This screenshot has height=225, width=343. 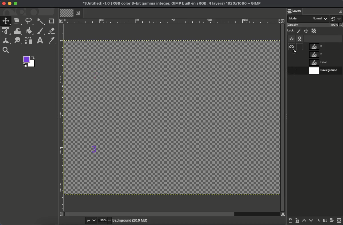 I want to click on Mode, so click(x=309, y=19).